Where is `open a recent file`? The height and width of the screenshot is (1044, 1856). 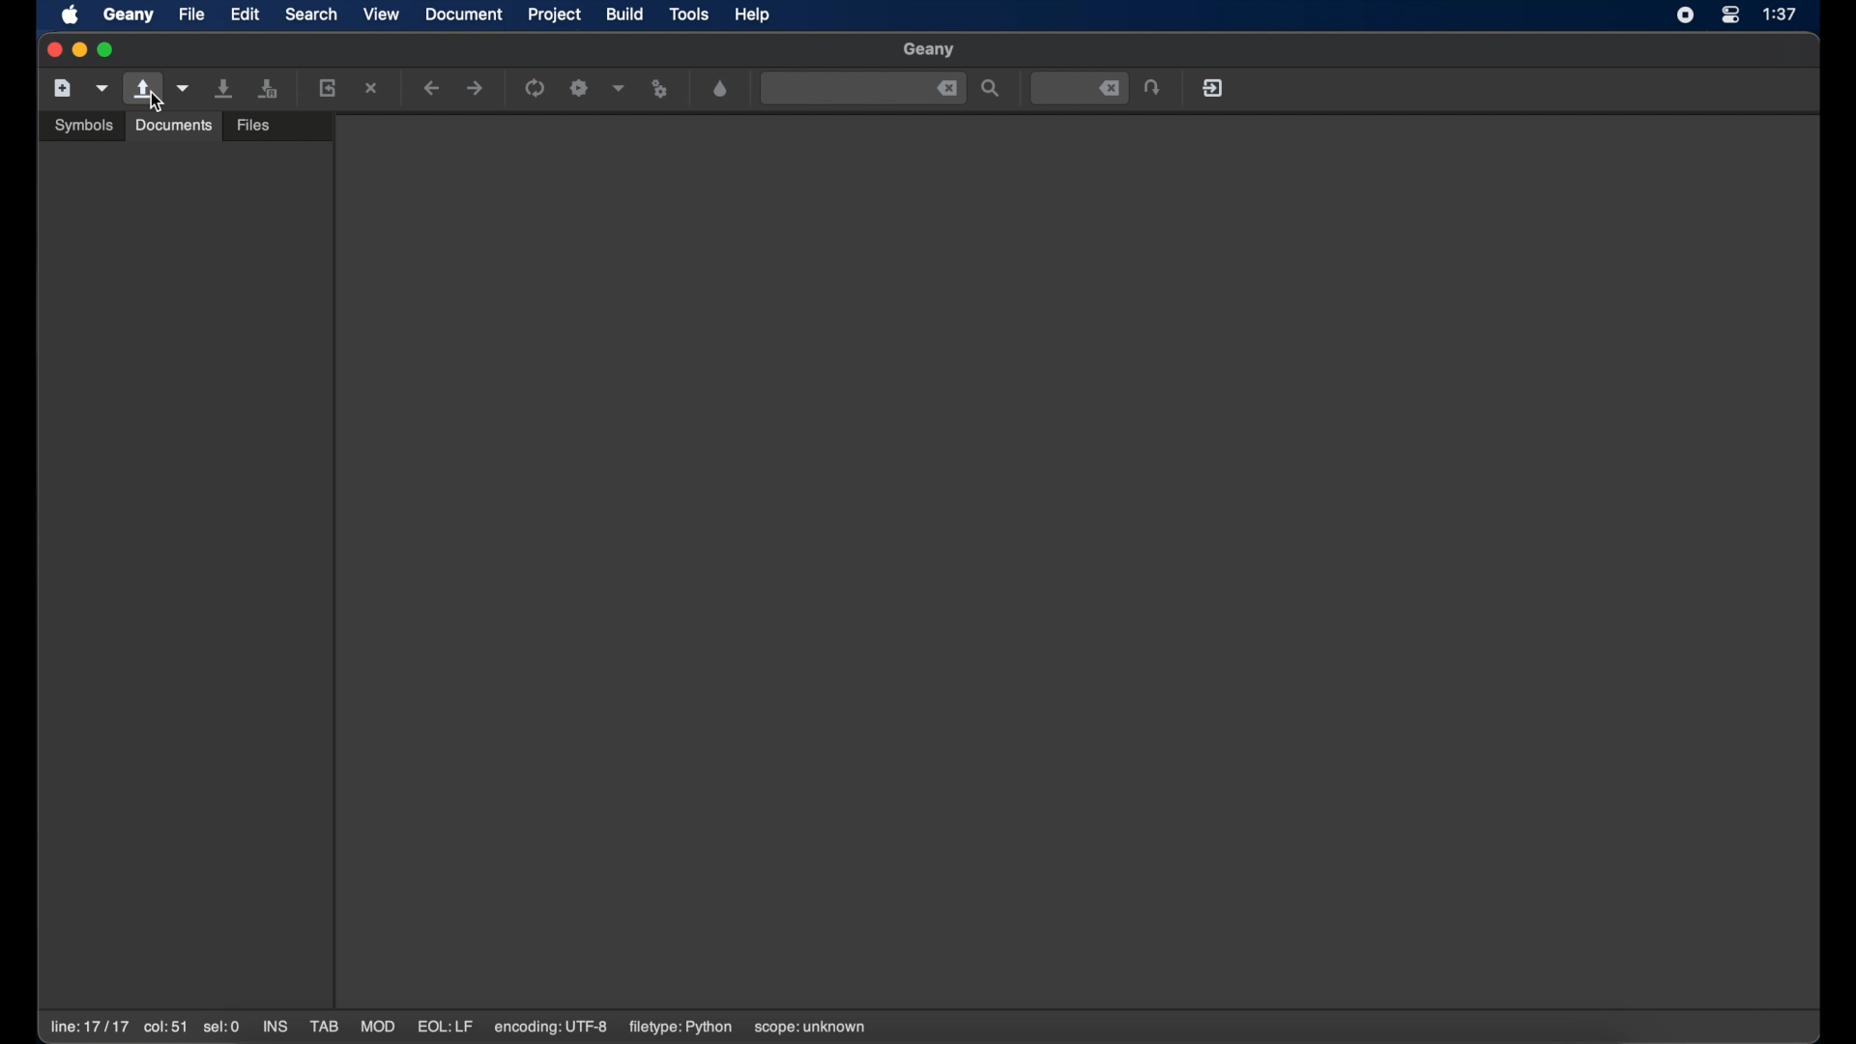 open a recent file is located at coordinates (184, 88).